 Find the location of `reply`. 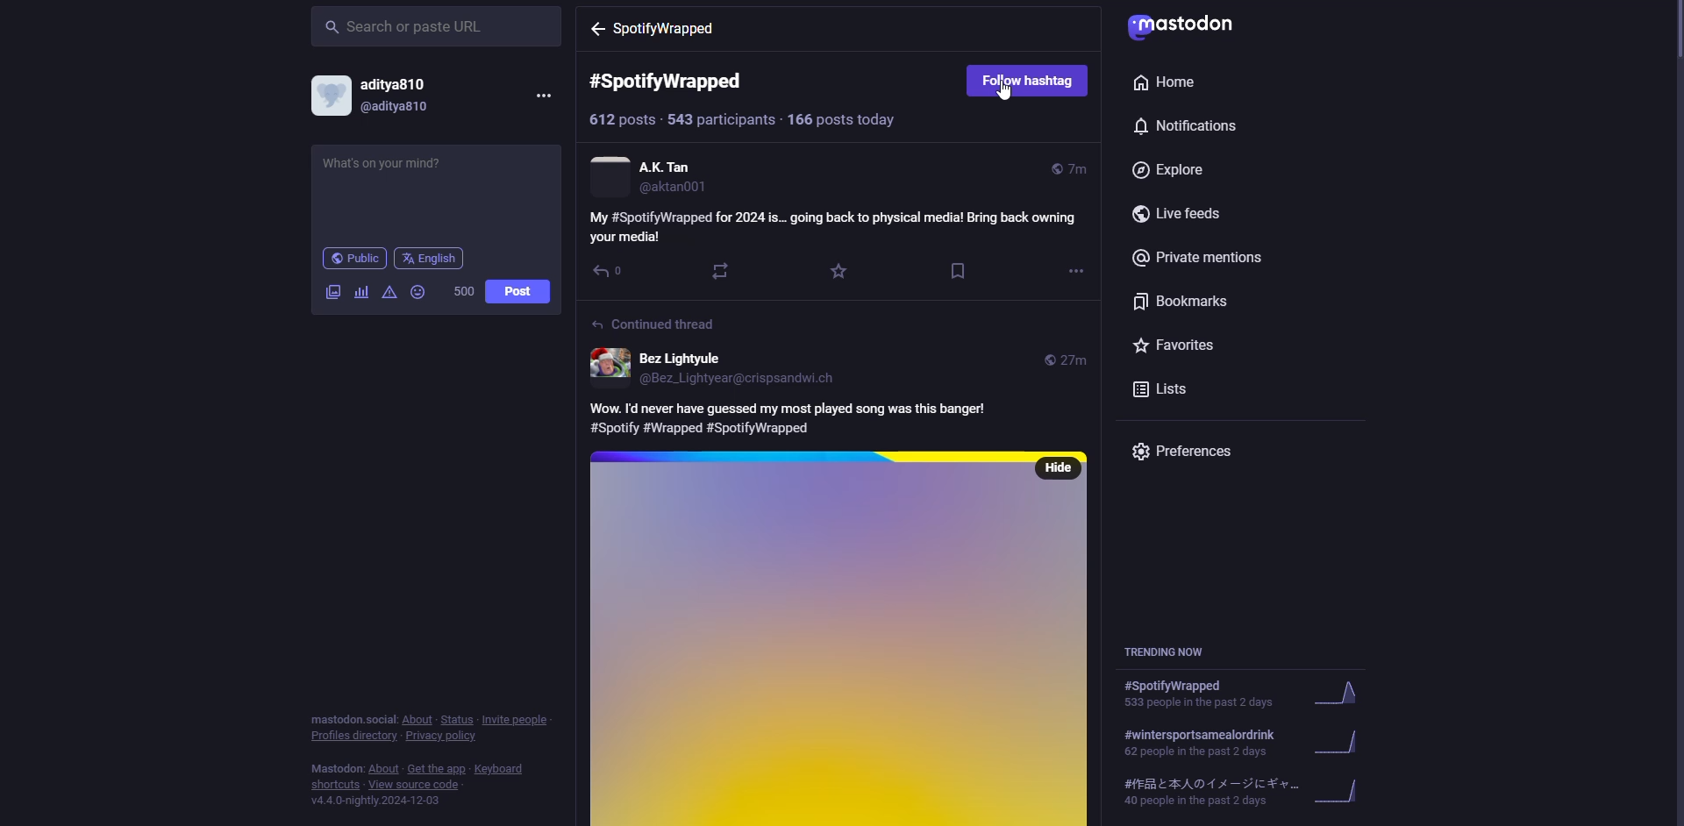

reply is located at coordinates (610, 272).